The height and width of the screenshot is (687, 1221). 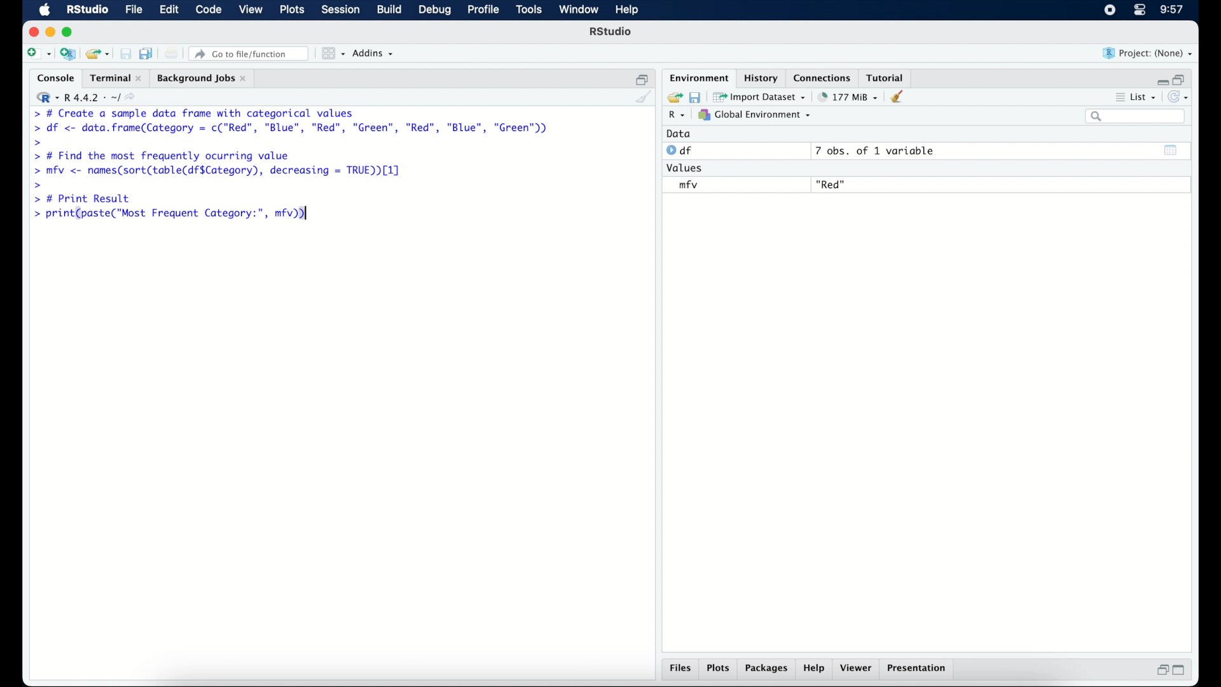 What do you see at coordinates (169, 156) in the screenshot?
I see `> # Find the most frequently ocurring value|` at bounding box center [169, 156].